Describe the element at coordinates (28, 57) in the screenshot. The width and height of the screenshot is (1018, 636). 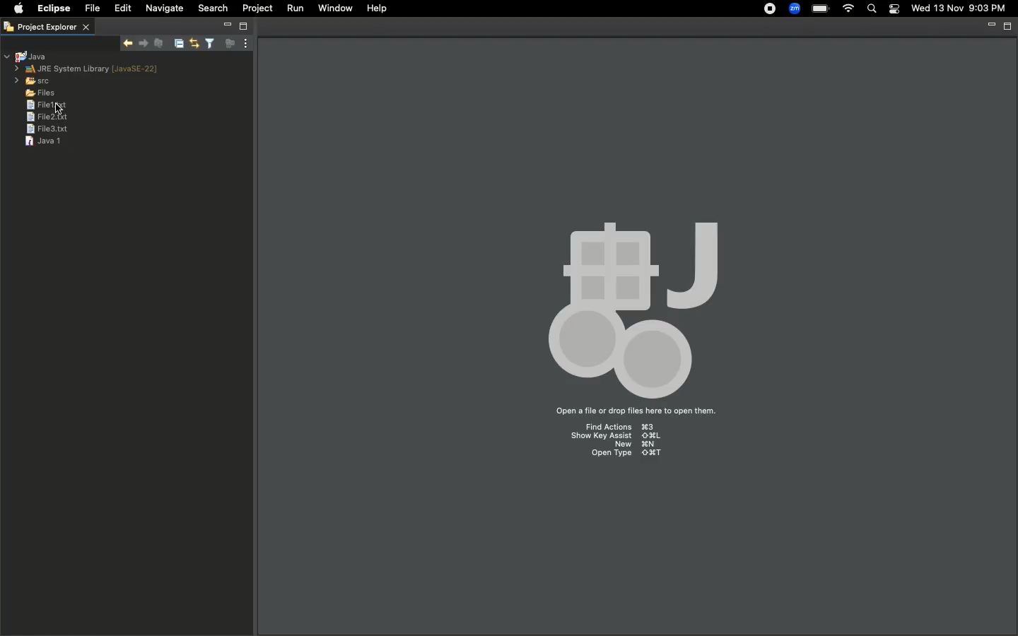
I see `Java` at that location.